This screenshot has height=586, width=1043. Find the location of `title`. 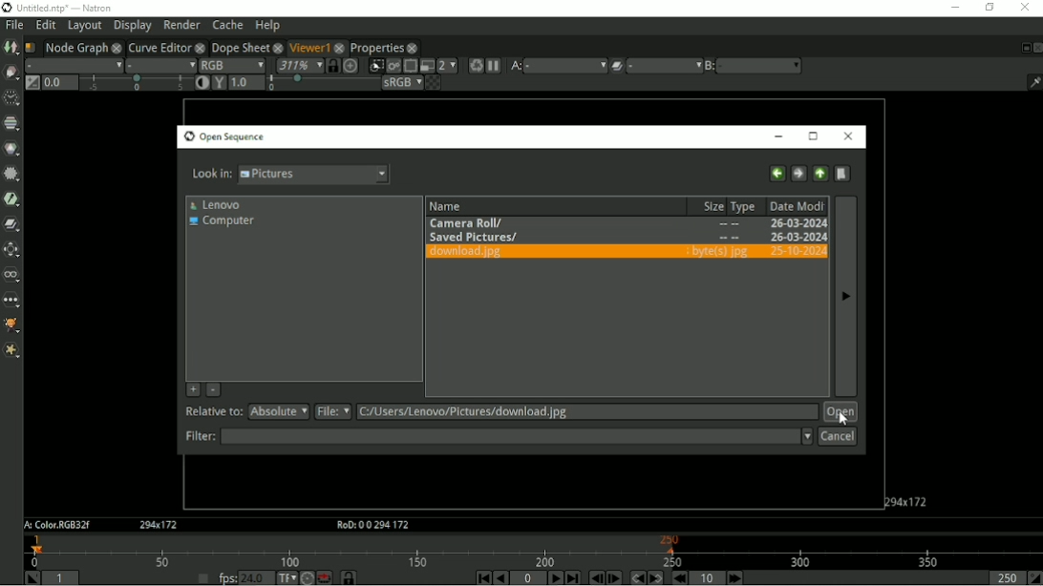

title is located at coordinates (96, 7).